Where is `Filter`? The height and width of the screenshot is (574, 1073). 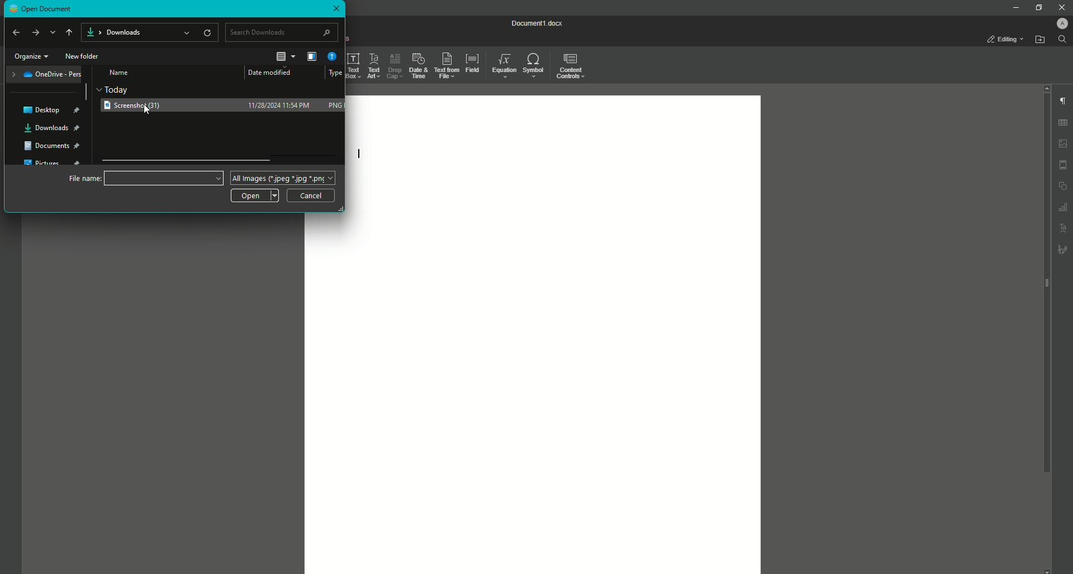 Filter is located at coordinates (313, 56).